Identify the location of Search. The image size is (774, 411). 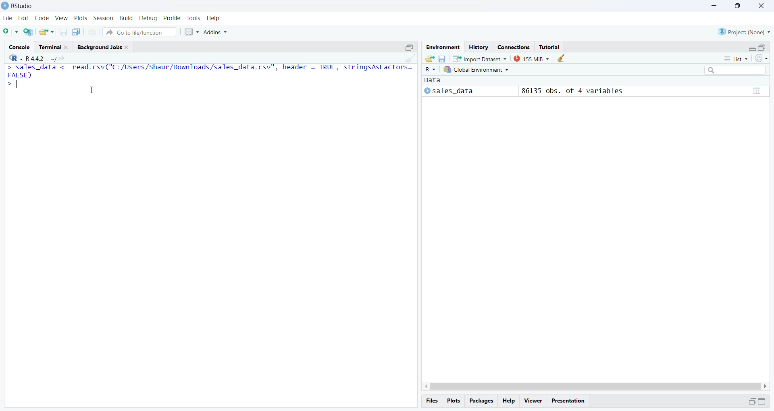
(734, 71).